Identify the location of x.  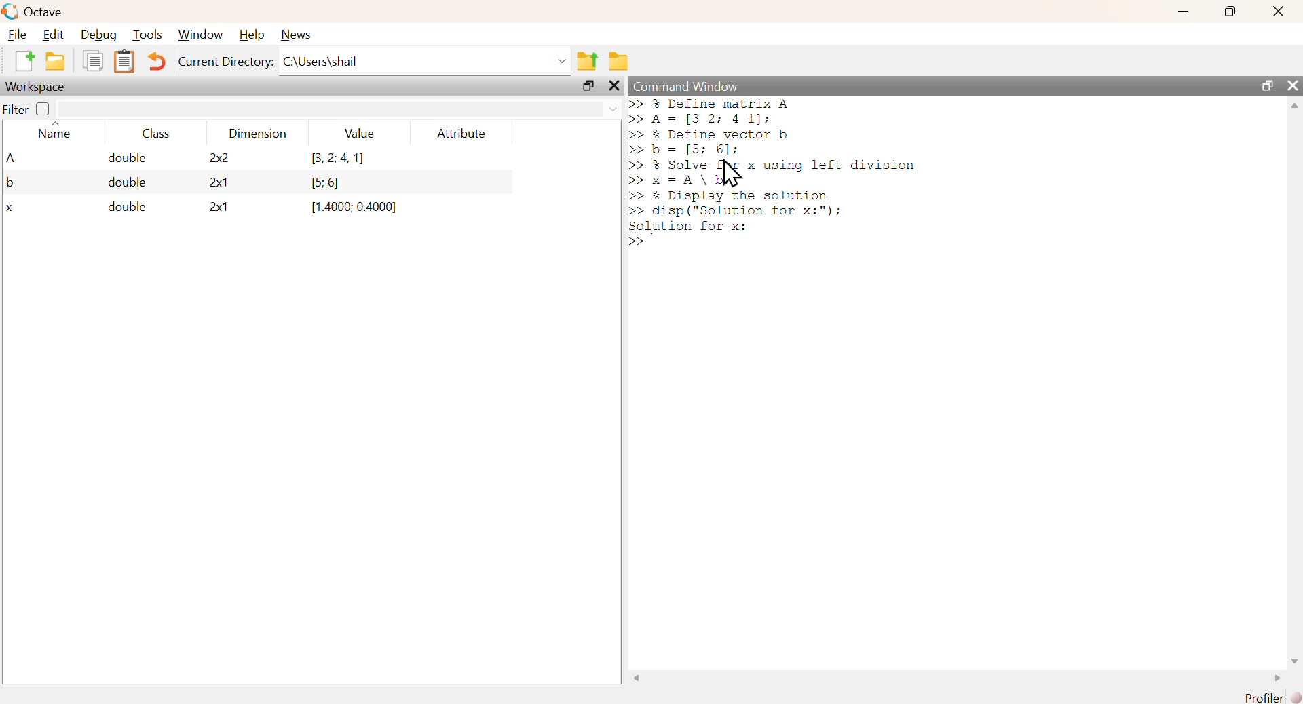
(13, 209).